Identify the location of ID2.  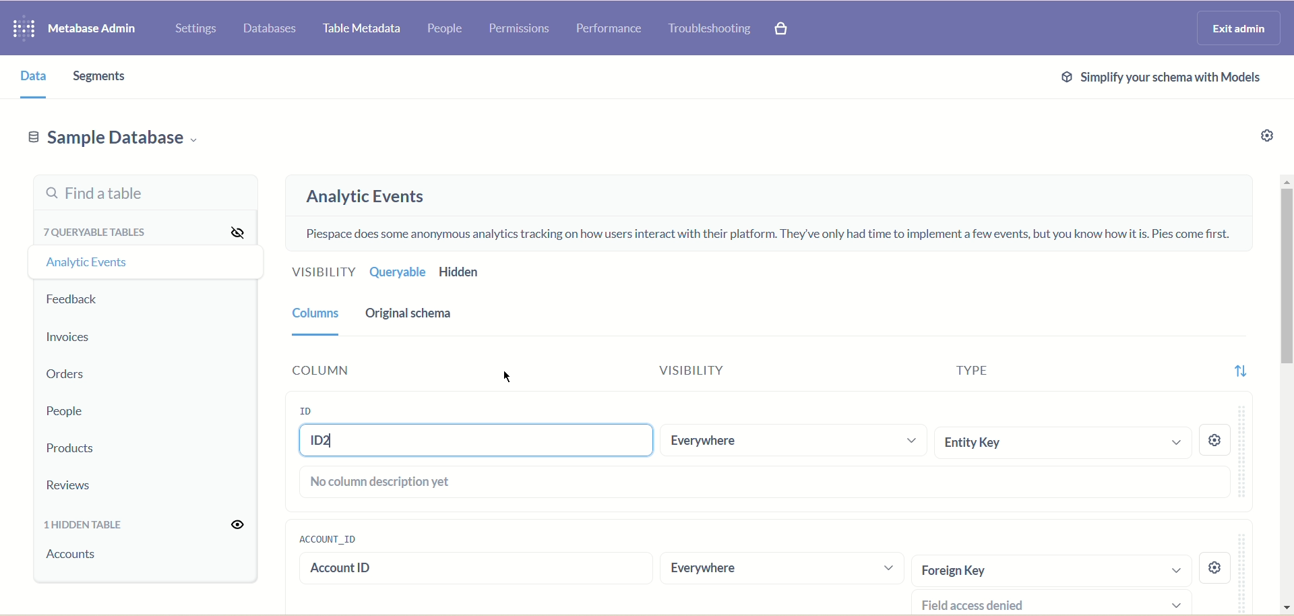
(474, 441).